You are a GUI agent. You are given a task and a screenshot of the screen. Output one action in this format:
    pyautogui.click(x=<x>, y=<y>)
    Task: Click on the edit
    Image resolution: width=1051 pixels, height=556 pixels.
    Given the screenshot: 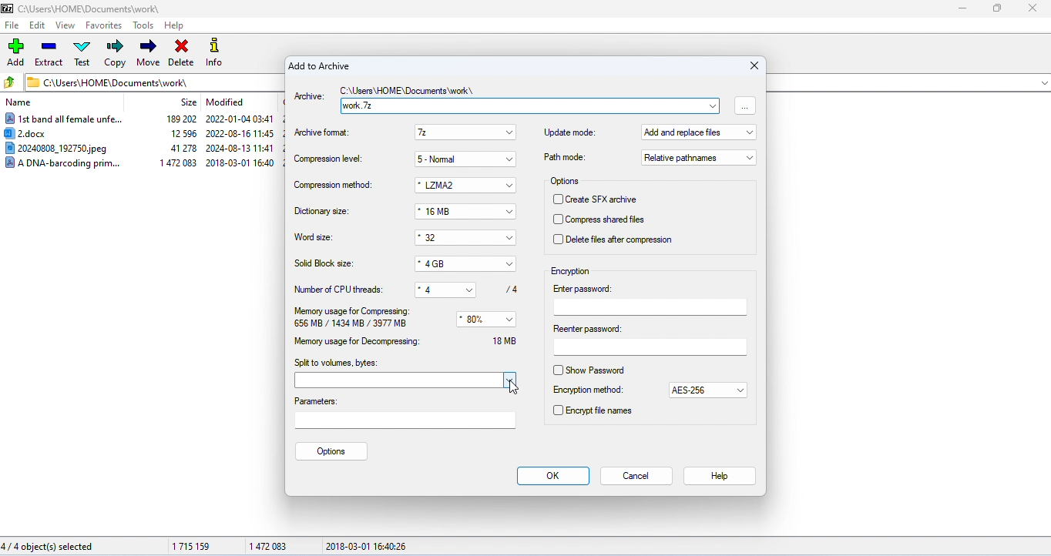 What is the action you would take?
    pyautogui.click(x=38, y=25)
    